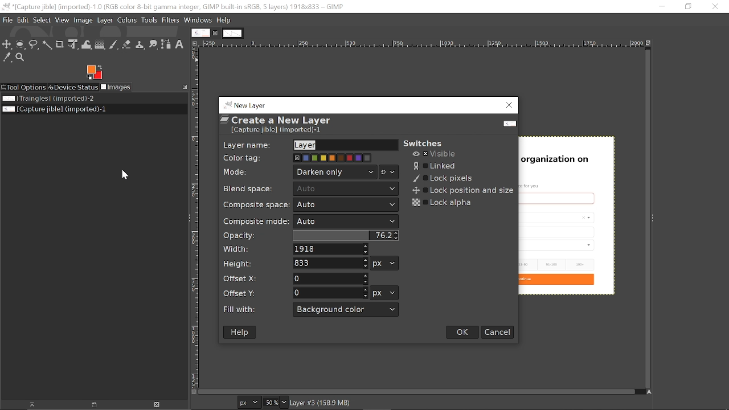 This screenshot has height=410, width=729. Describe the element at coordinates (128, 44) in the screenshot. I see `Eraser tool` at that location.